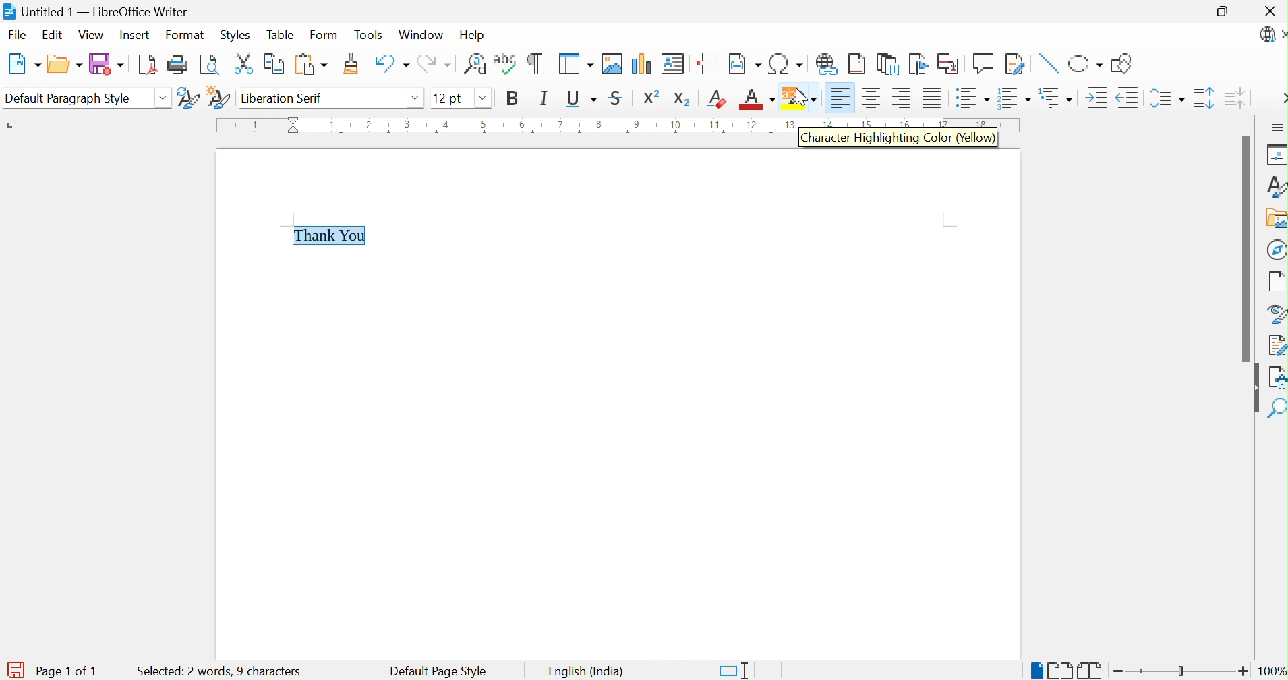 The width and height of the screenshot is (1288, 680). Describe the element at coordinates (1016, 63) in the screenshot. I see `Show Track Changes Functions` at that location.